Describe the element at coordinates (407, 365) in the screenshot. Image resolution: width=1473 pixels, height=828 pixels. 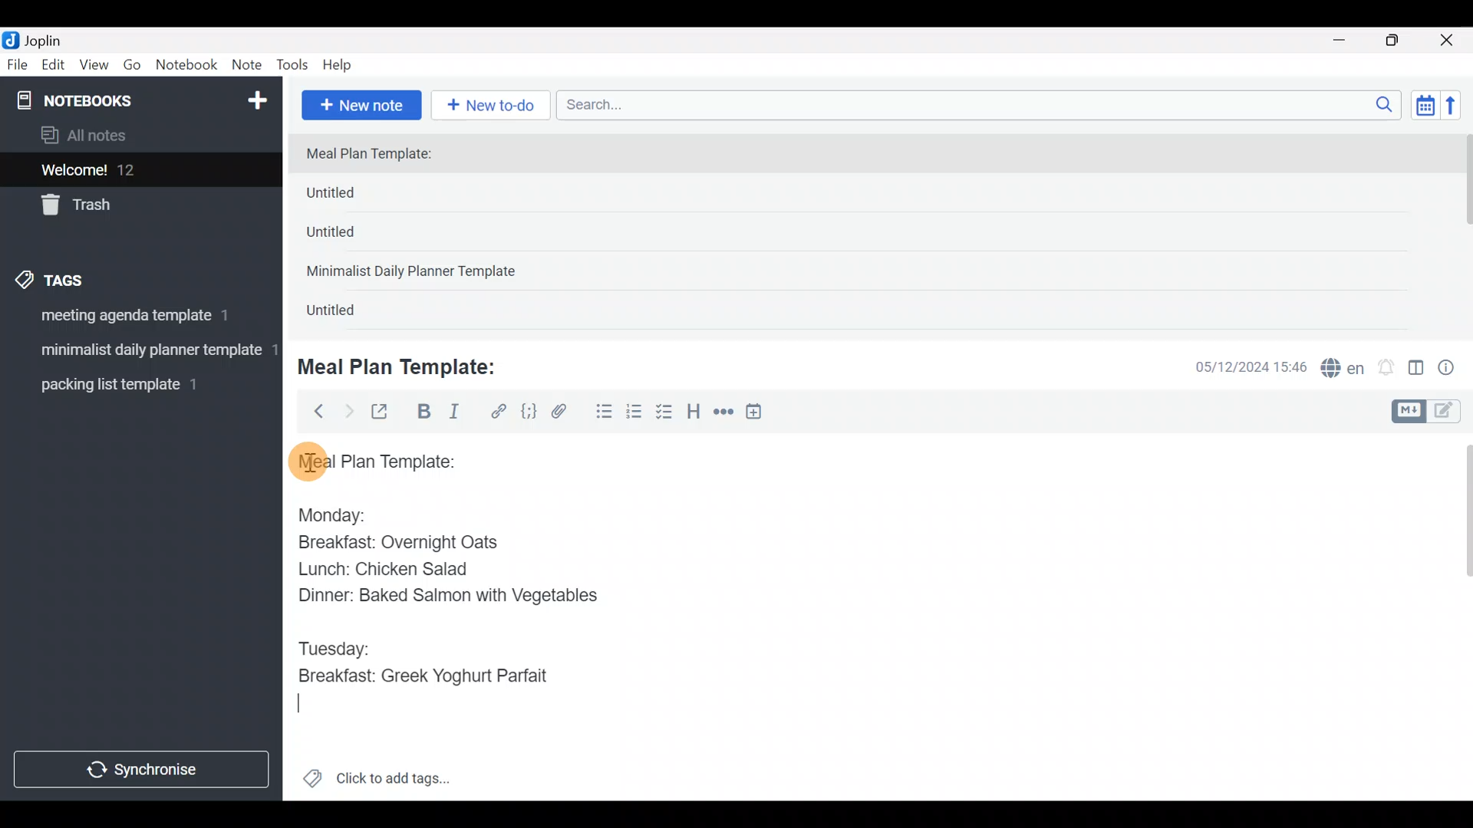
I see `Meal Plan Template:` at that location.